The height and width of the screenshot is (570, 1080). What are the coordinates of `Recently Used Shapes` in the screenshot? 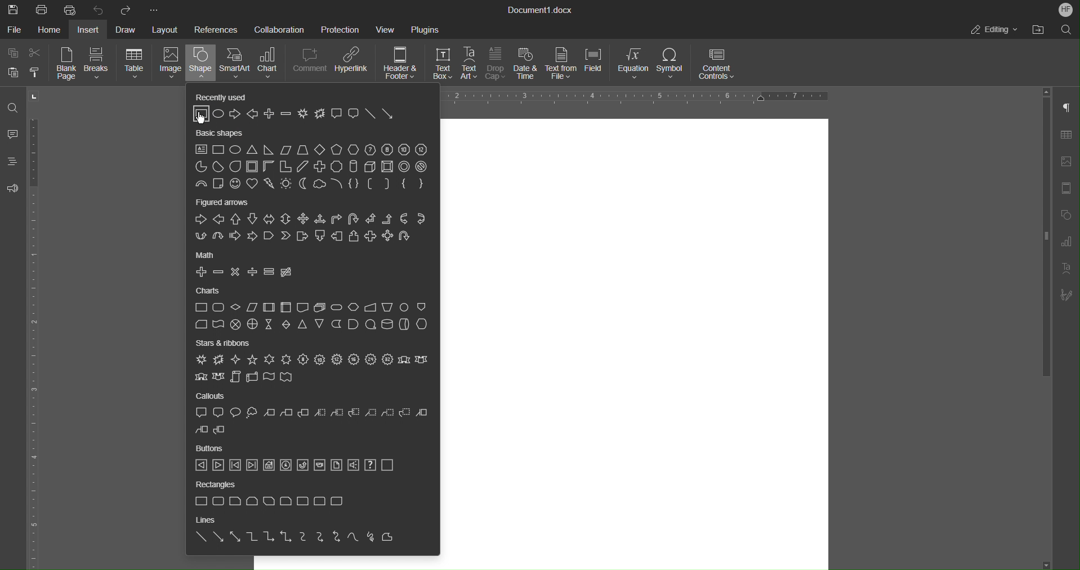 It's located at (292, 115).